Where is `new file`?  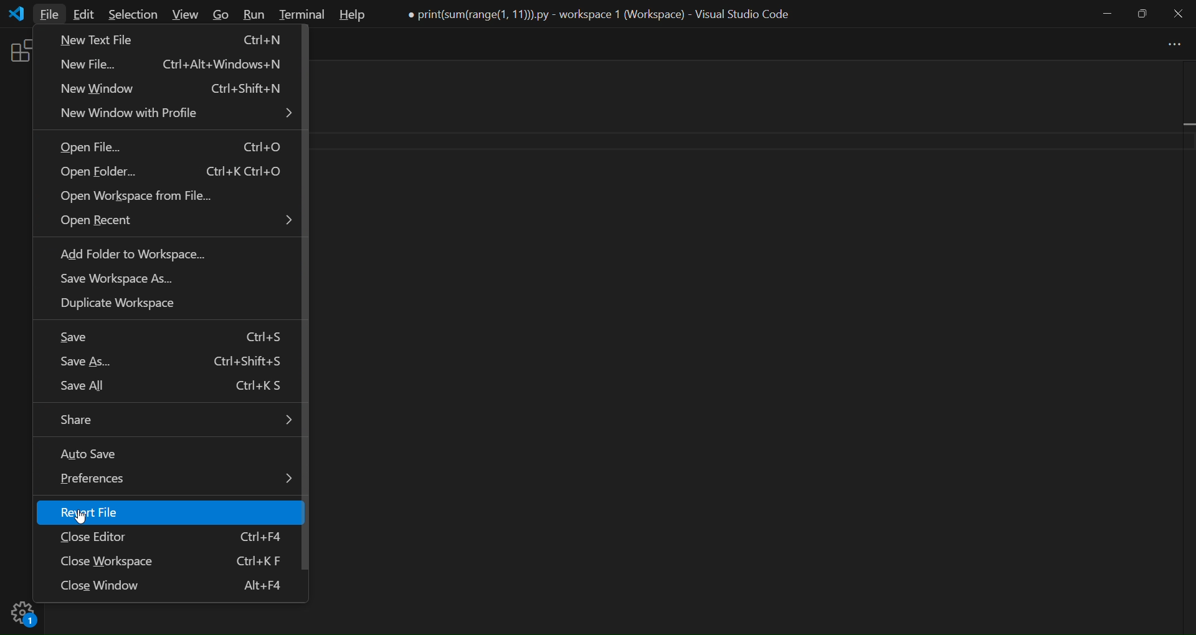 new file is located at coordinates (172, 65).